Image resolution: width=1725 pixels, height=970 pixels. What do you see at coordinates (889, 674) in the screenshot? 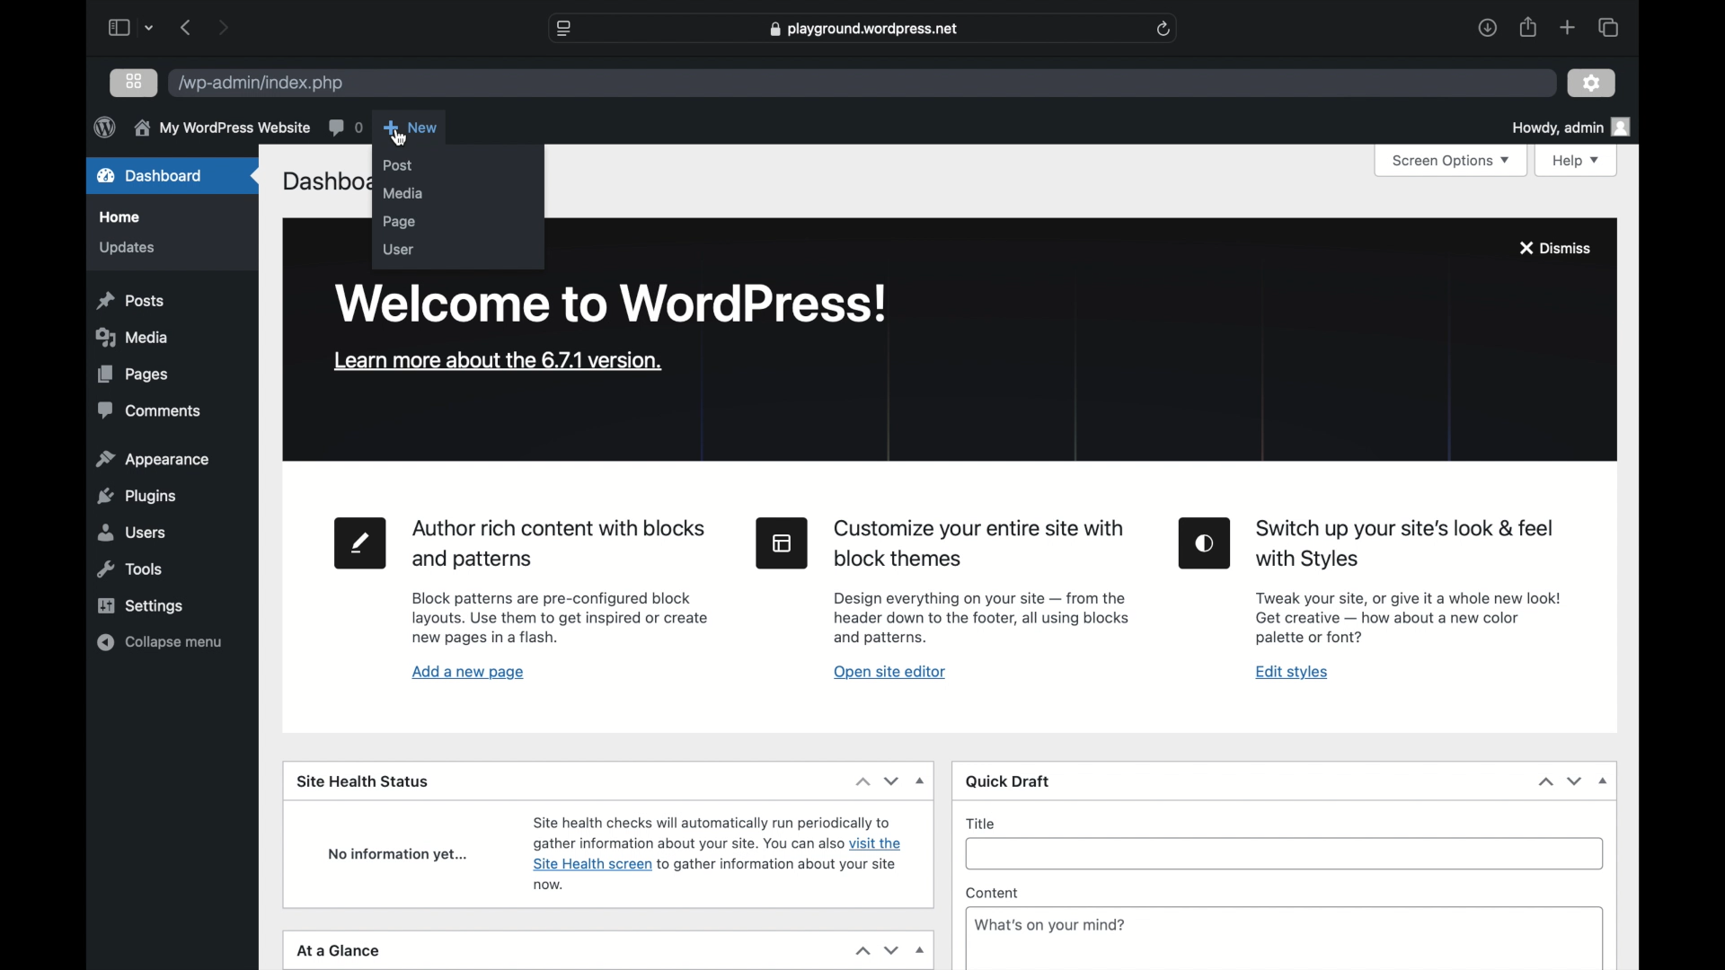
I see `open site editor` at bounding box center [889, 674].